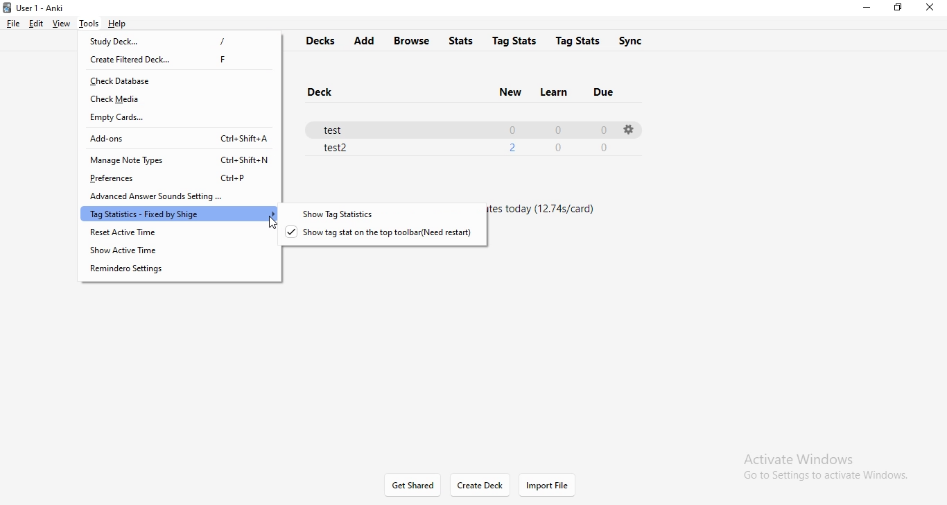  What do you see at coordinates (871, 9) in the screenshot?
I see `minimise` at bounding box center [871, 9].